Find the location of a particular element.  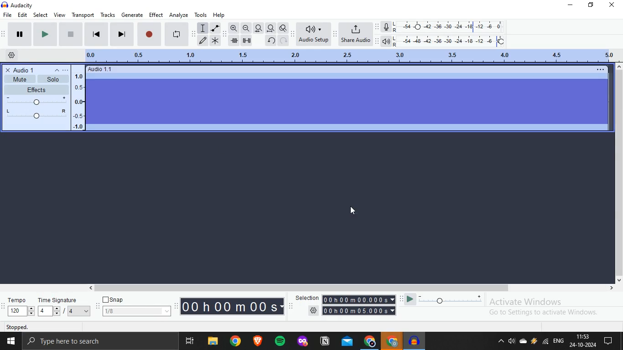

Refresh is located at coordinates (284, 41).